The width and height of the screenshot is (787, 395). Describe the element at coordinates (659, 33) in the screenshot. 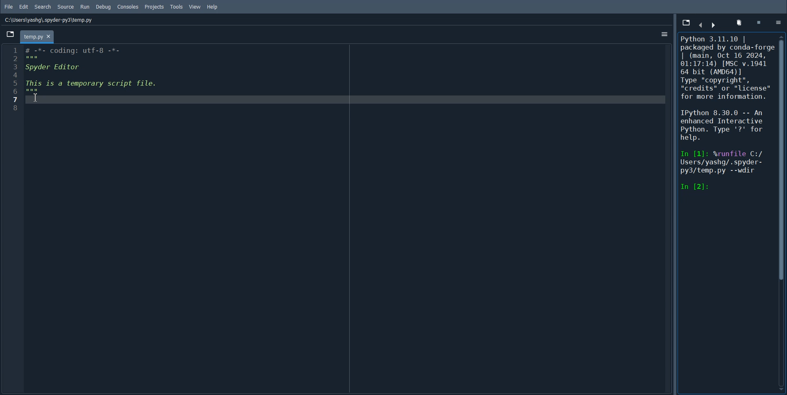

I see `options` at that location.